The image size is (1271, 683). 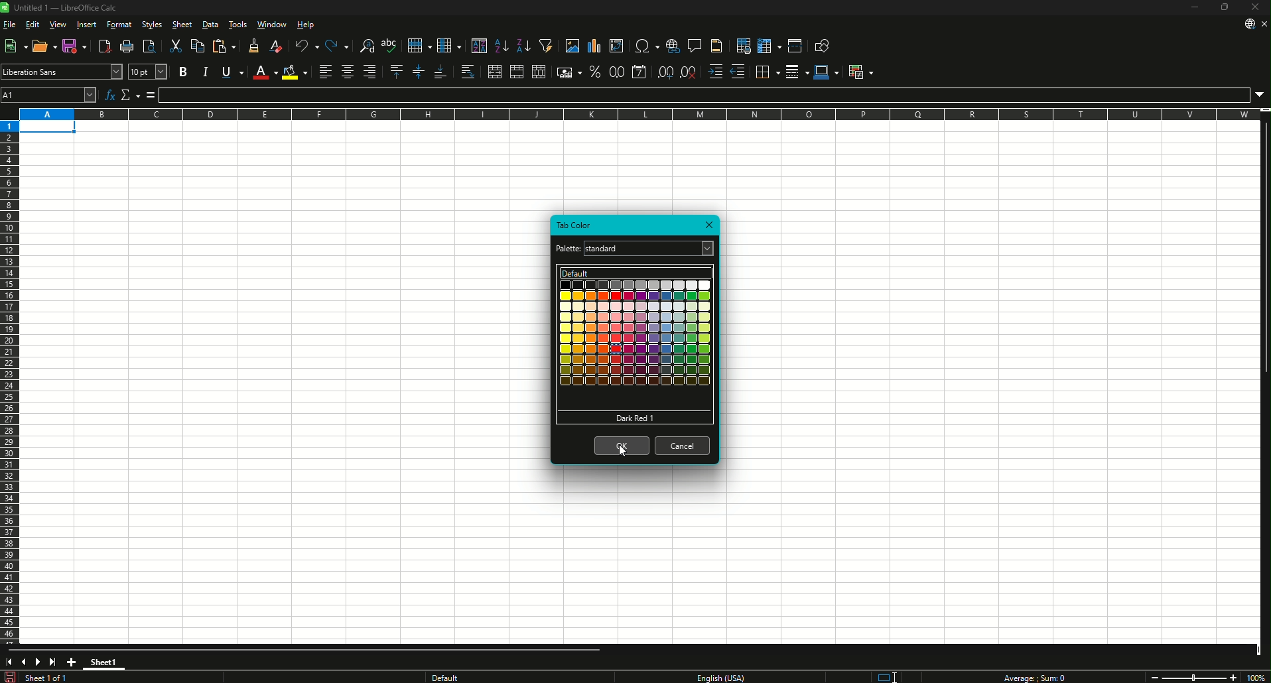 I want to click on Close, so click(x=708, y=225).